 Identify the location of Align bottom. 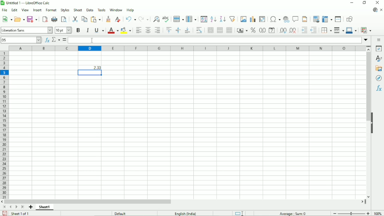
(188, 30).